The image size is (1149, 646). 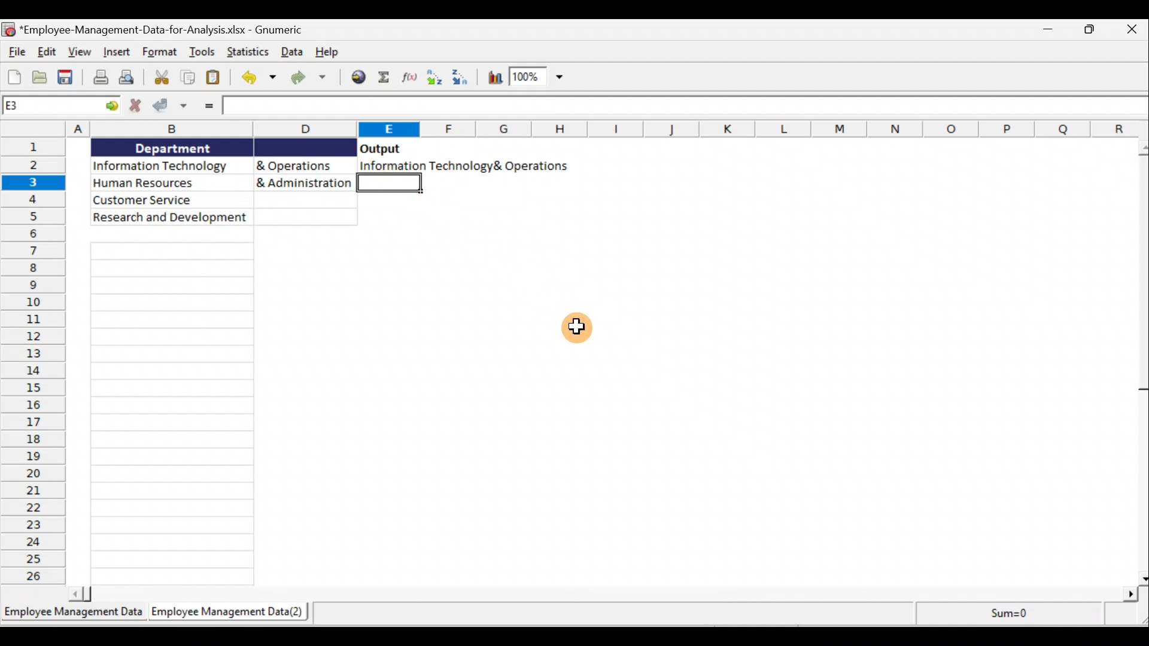 What do you see at coordinates (171, 108) in the screenshot?
I see `Accept change` at bounding box center [171, 108].